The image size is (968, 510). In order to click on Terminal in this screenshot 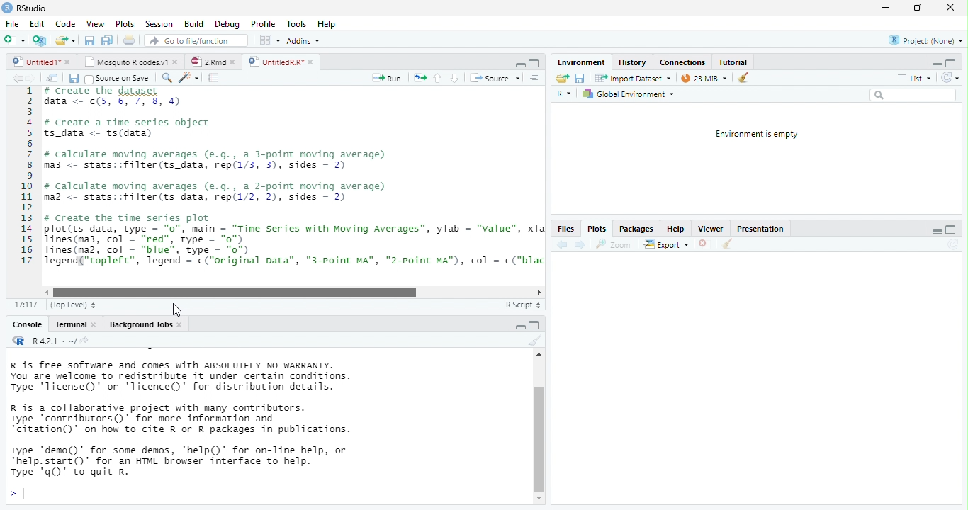, I will do `click(70, 324)`.